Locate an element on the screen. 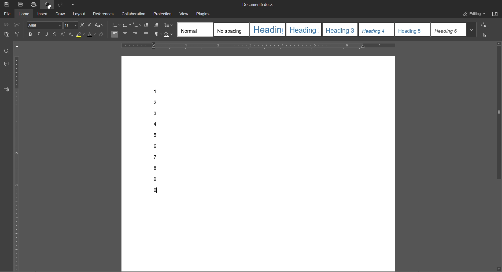 This screenshot has width=502, height=272. Undo is located at coordinates (47, 4).